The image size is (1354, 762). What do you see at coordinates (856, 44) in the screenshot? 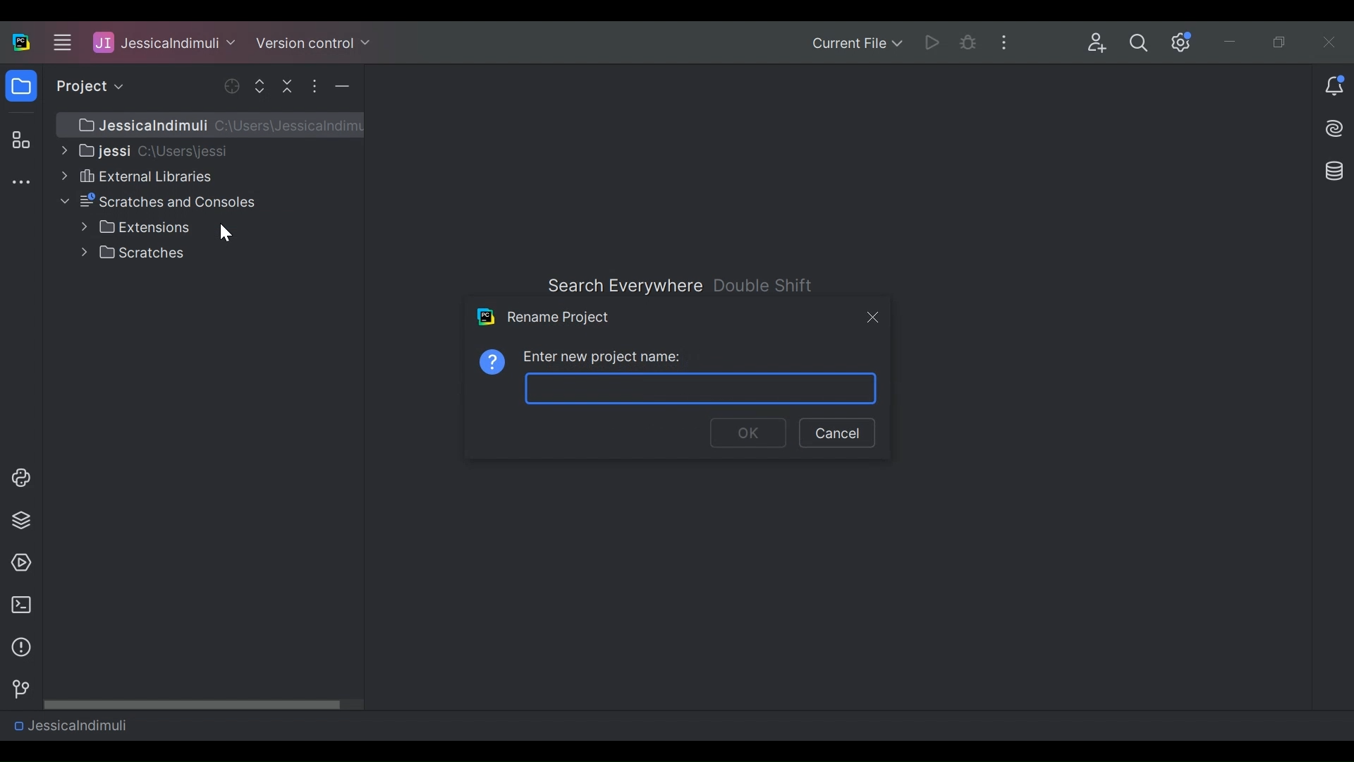
I see `Current File` at bounding box center [856, 44].